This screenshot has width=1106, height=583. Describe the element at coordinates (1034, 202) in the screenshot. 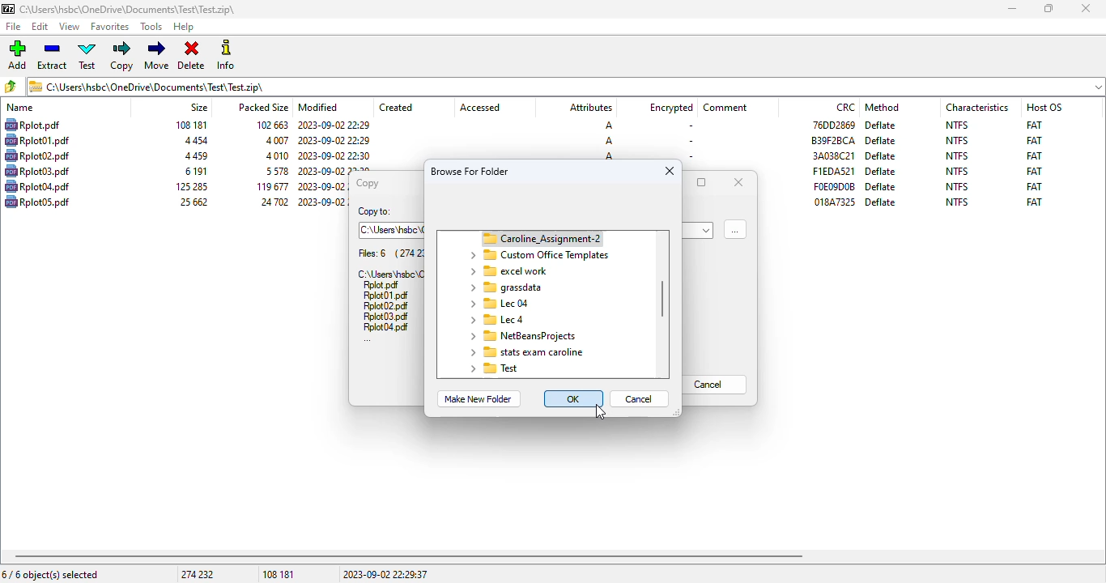

I see `FAT` at that location.